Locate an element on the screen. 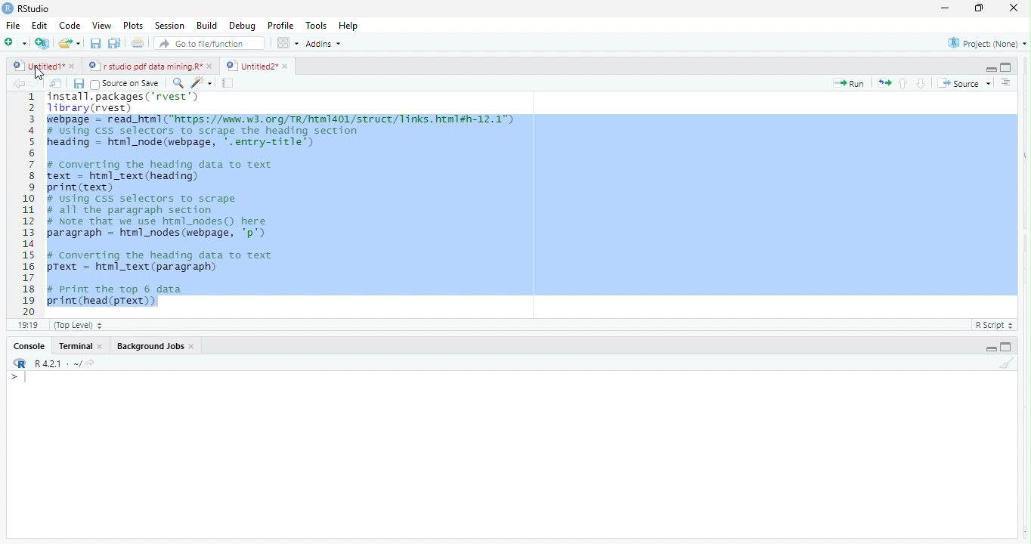 The image size is (1031, 544). new file is located at coordinates (15, 42).